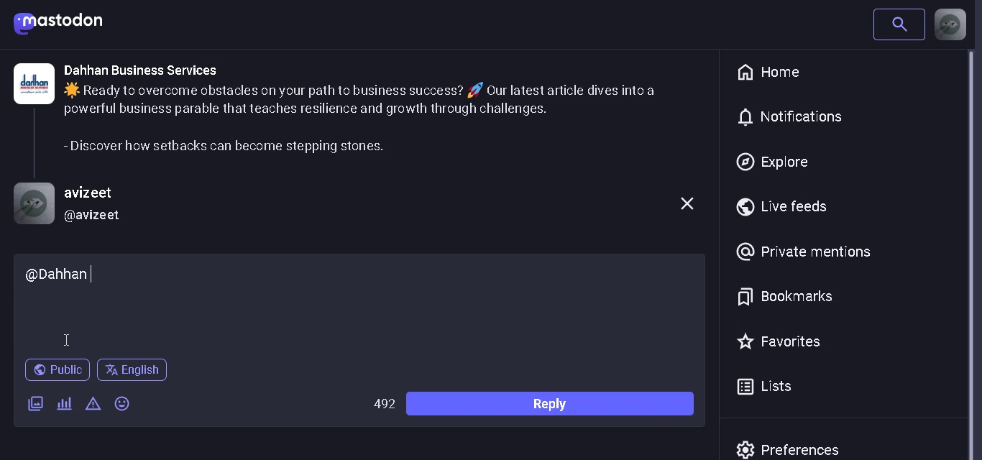 This screenshot has width=982, height=460. I want to click on username, so click(97, 194).